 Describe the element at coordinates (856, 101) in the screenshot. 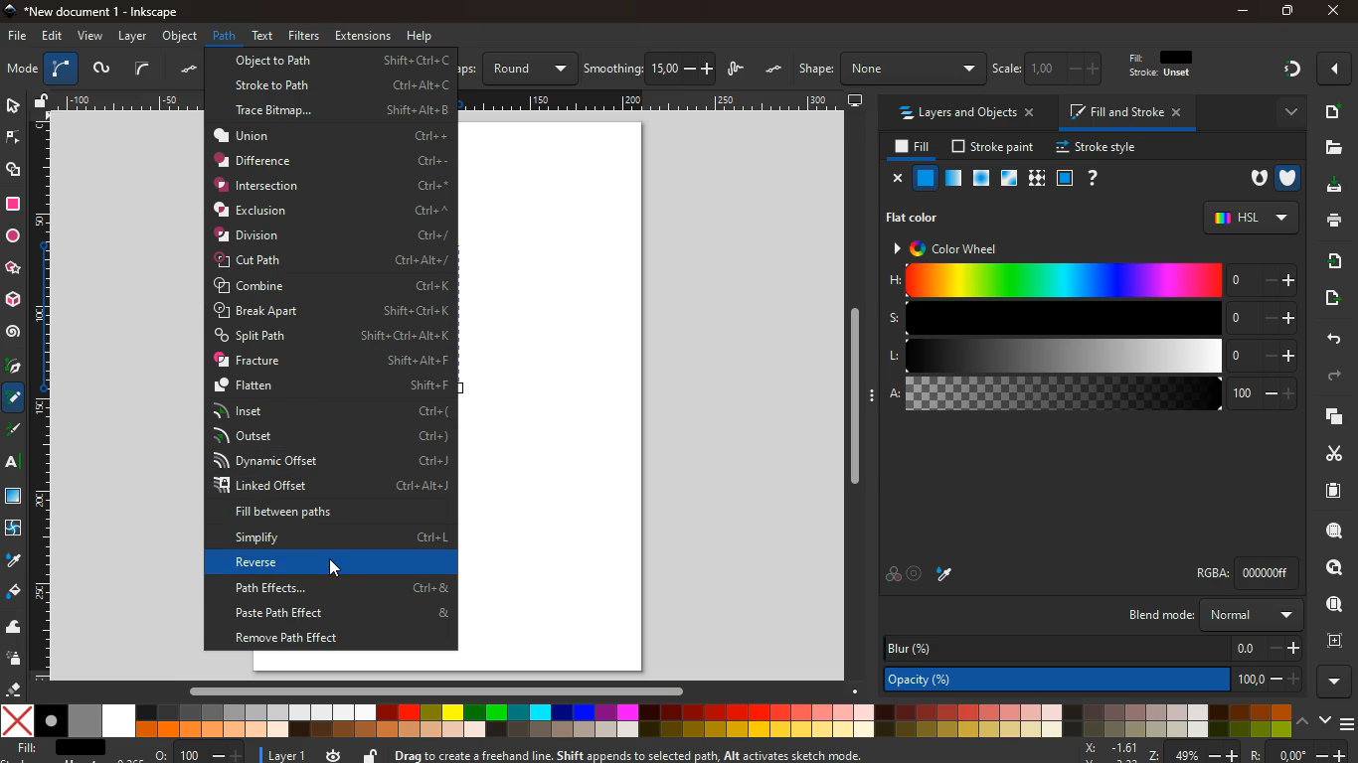

I see `desktop` at that location.